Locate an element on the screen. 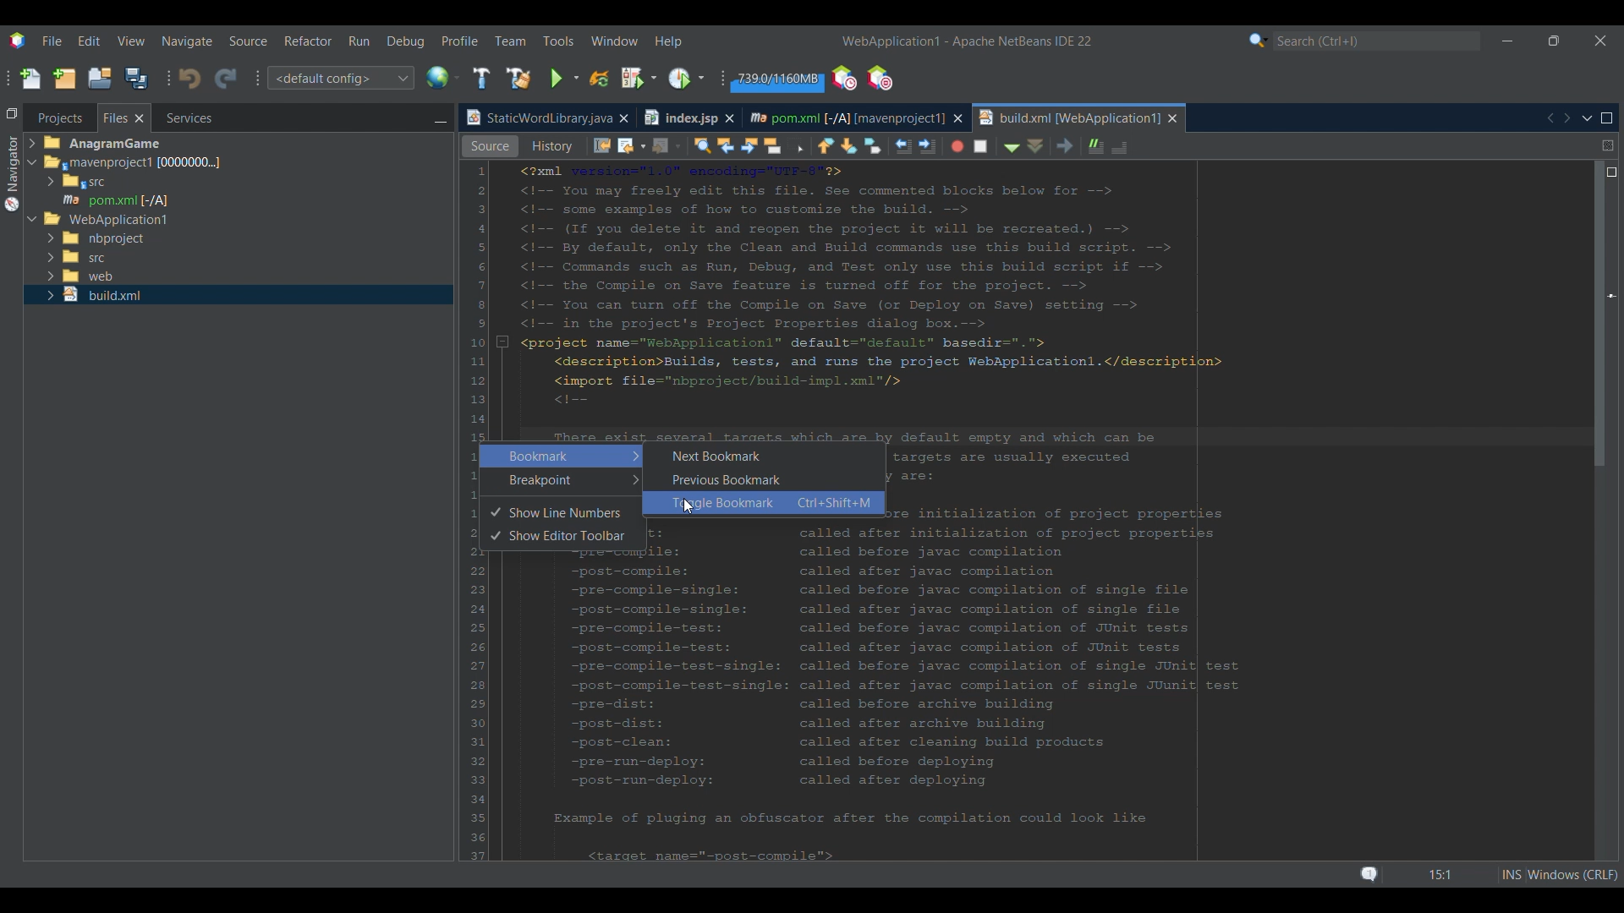 Image resolution: width=1624 pixels, height=913 pixels. Window menu is located at coordinates (615, 41).